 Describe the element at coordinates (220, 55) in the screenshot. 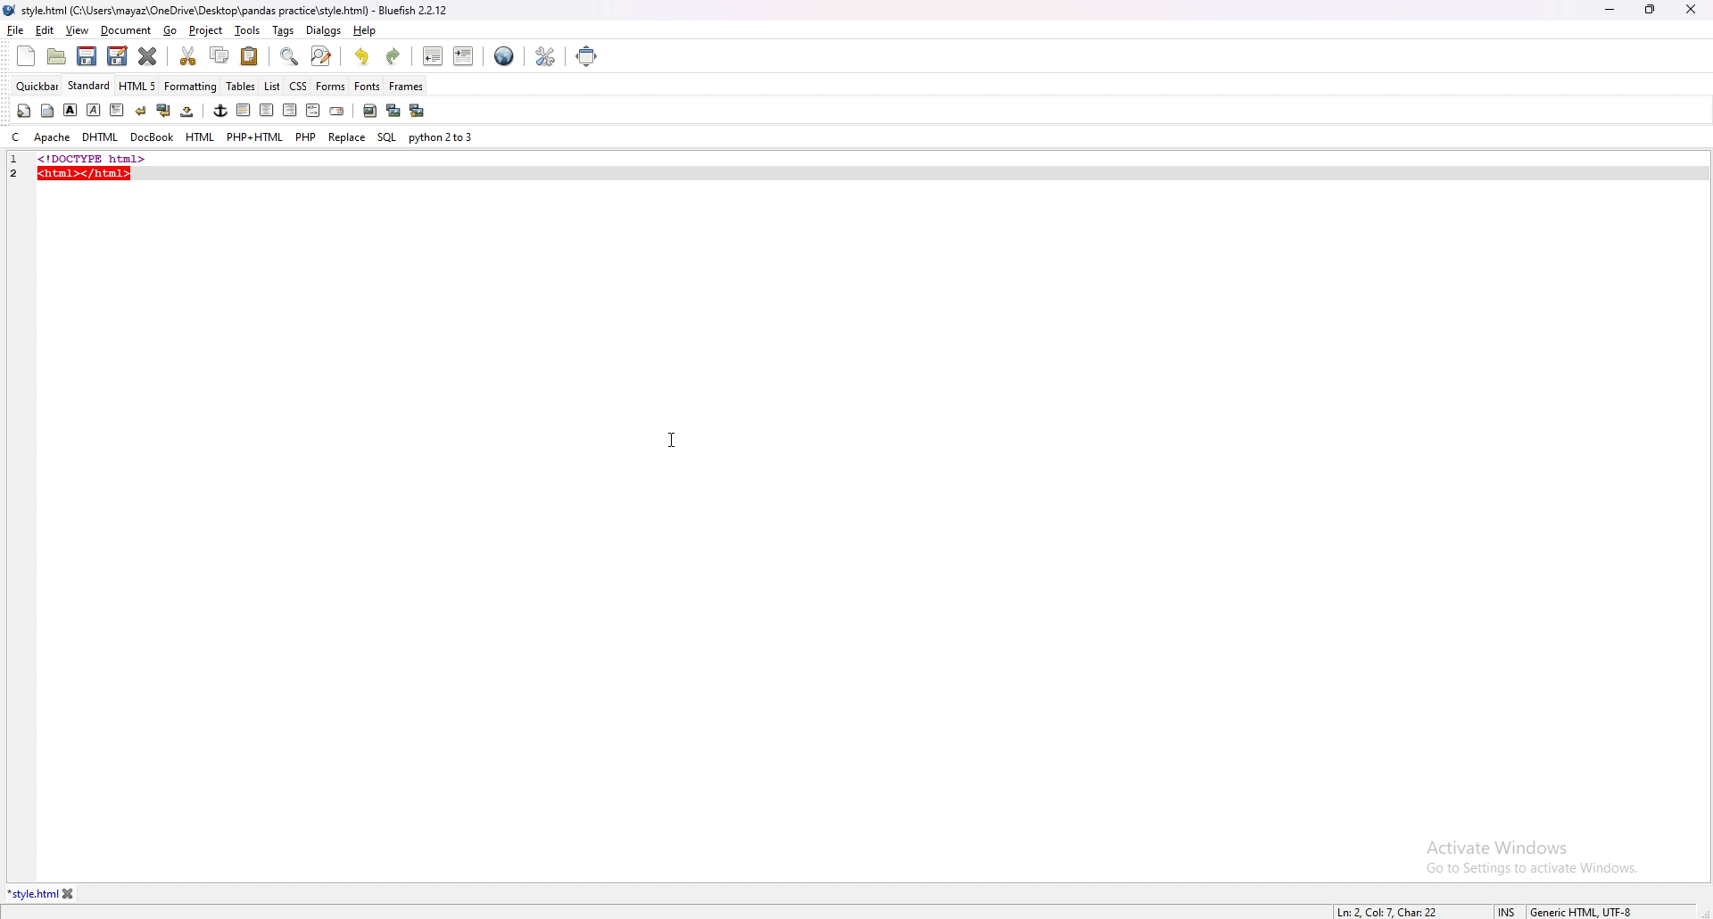

I see `copy` at that location.